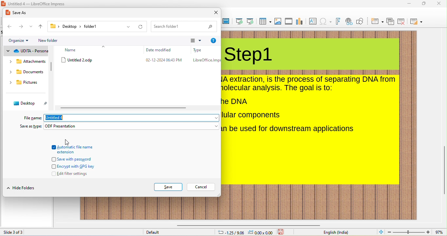  Describe the element at coordinates (8, 51) in the screenshot. I see `drop down` at that location.